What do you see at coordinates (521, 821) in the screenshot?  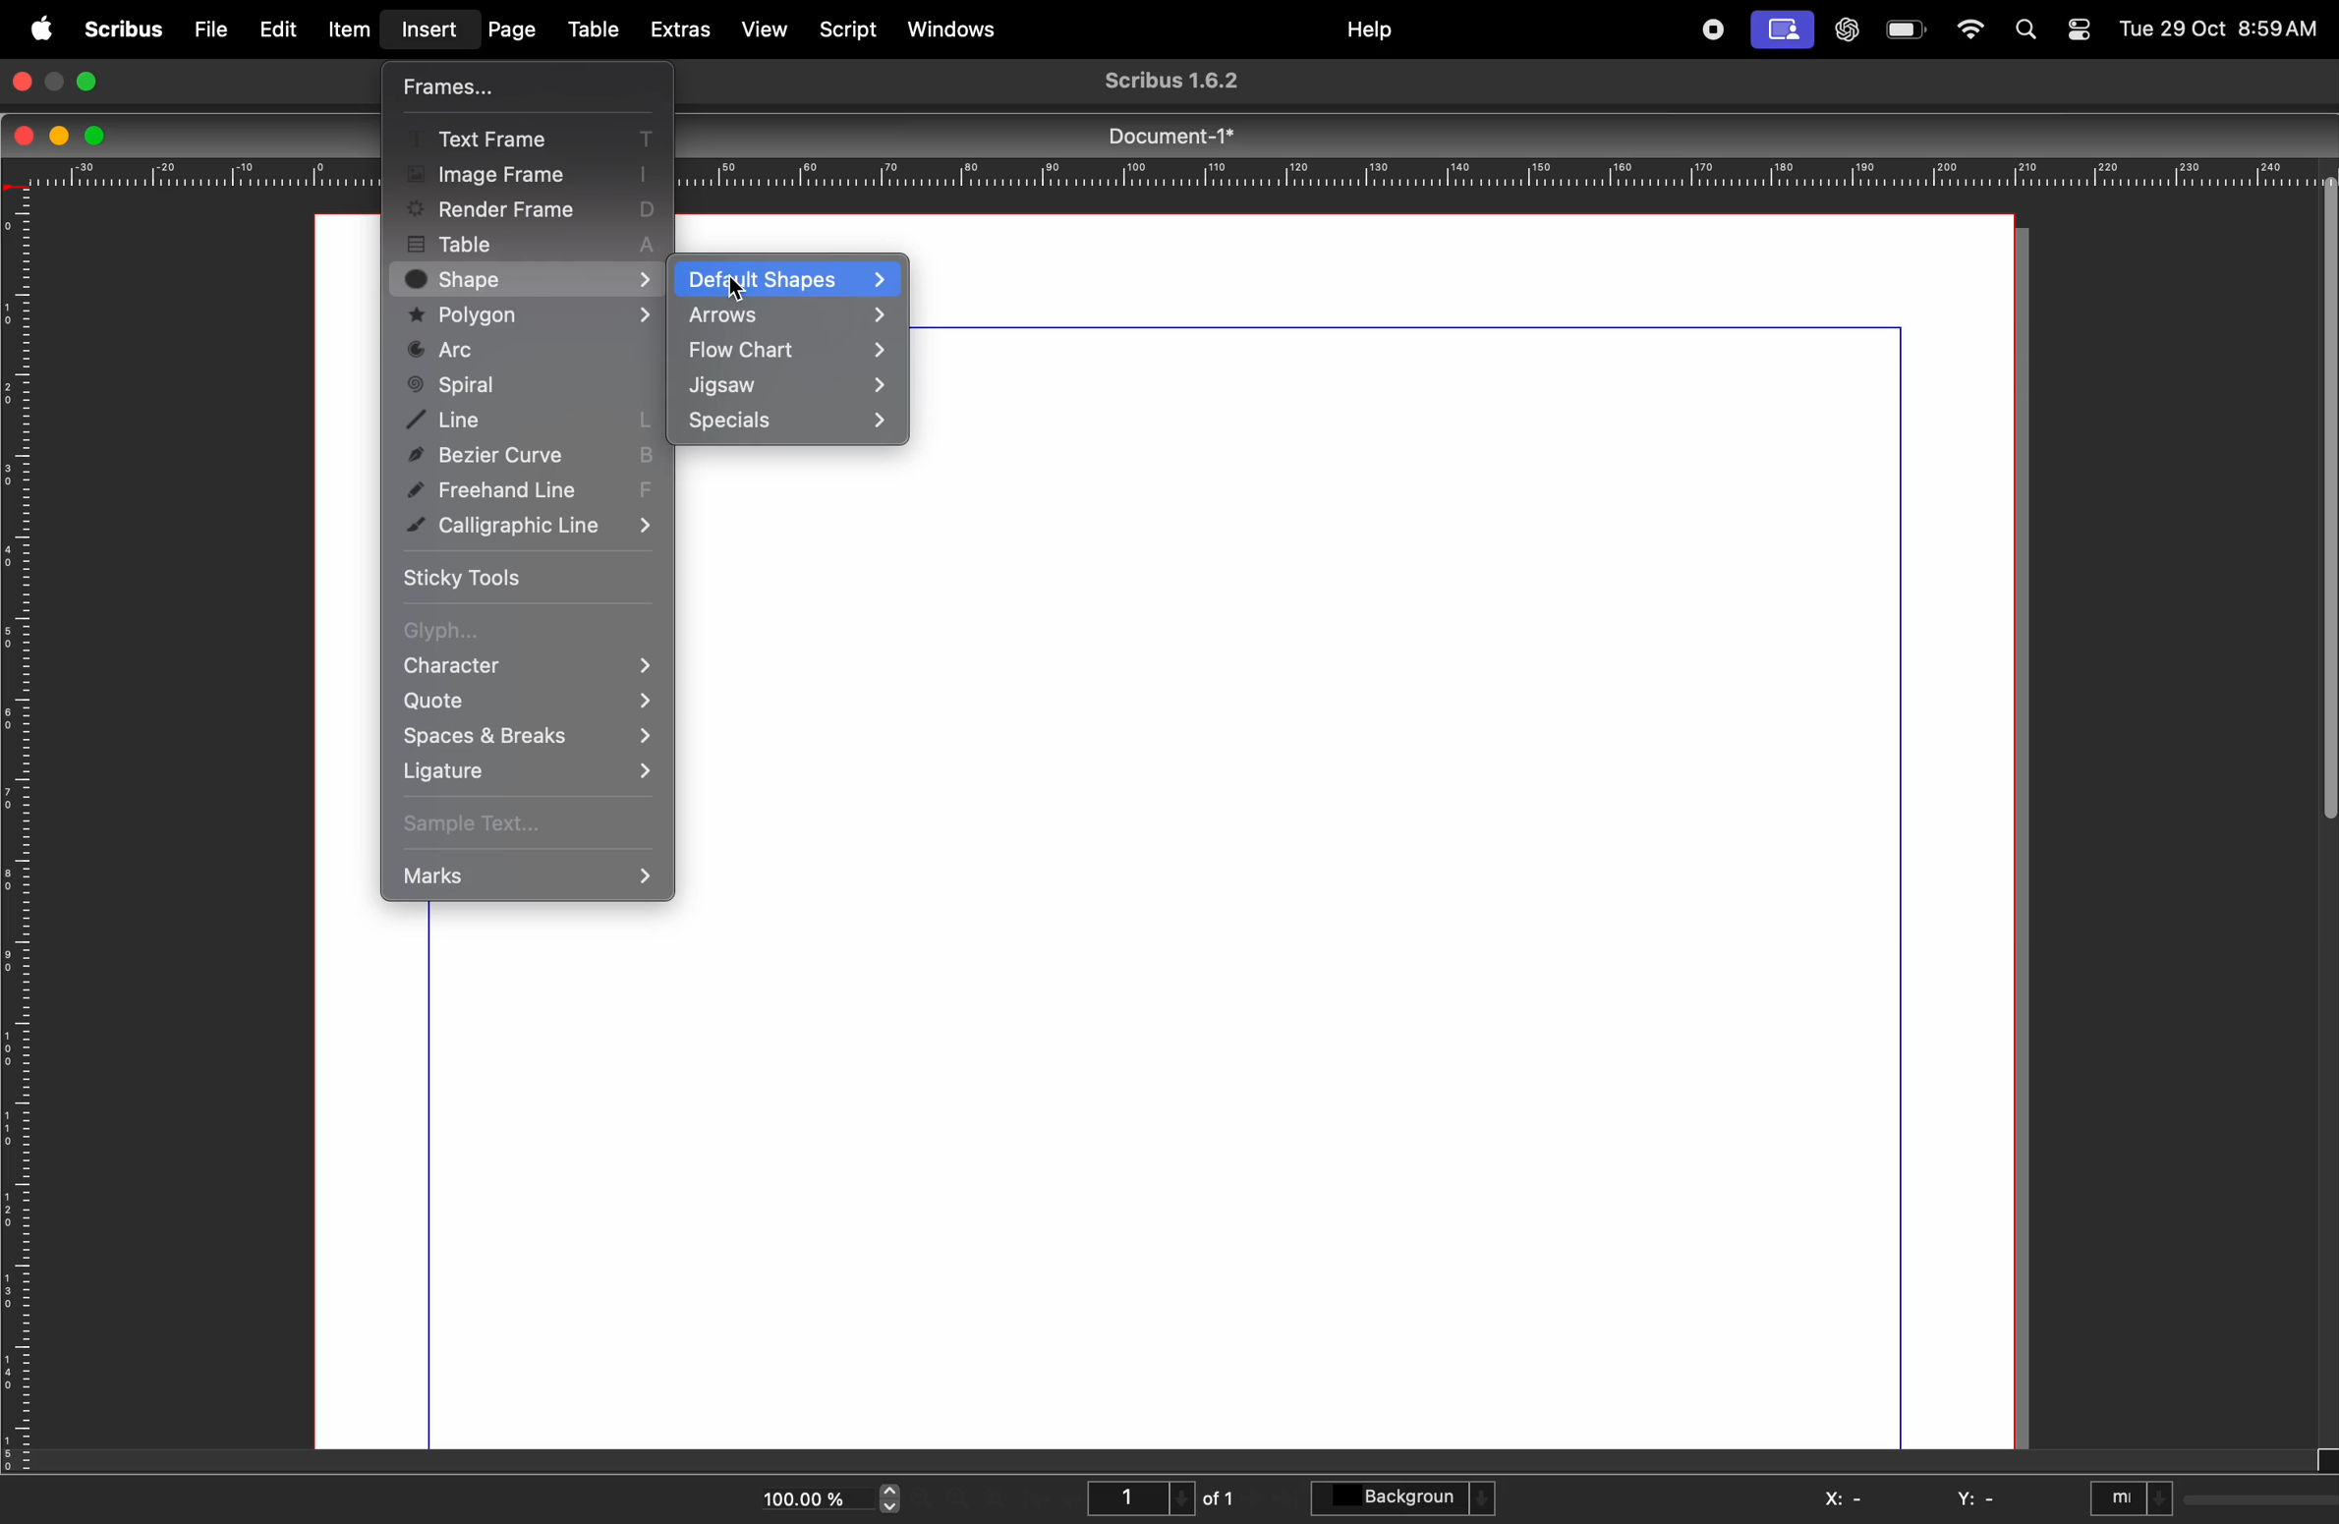 I see `sample text` at bounding box center [521, 821].